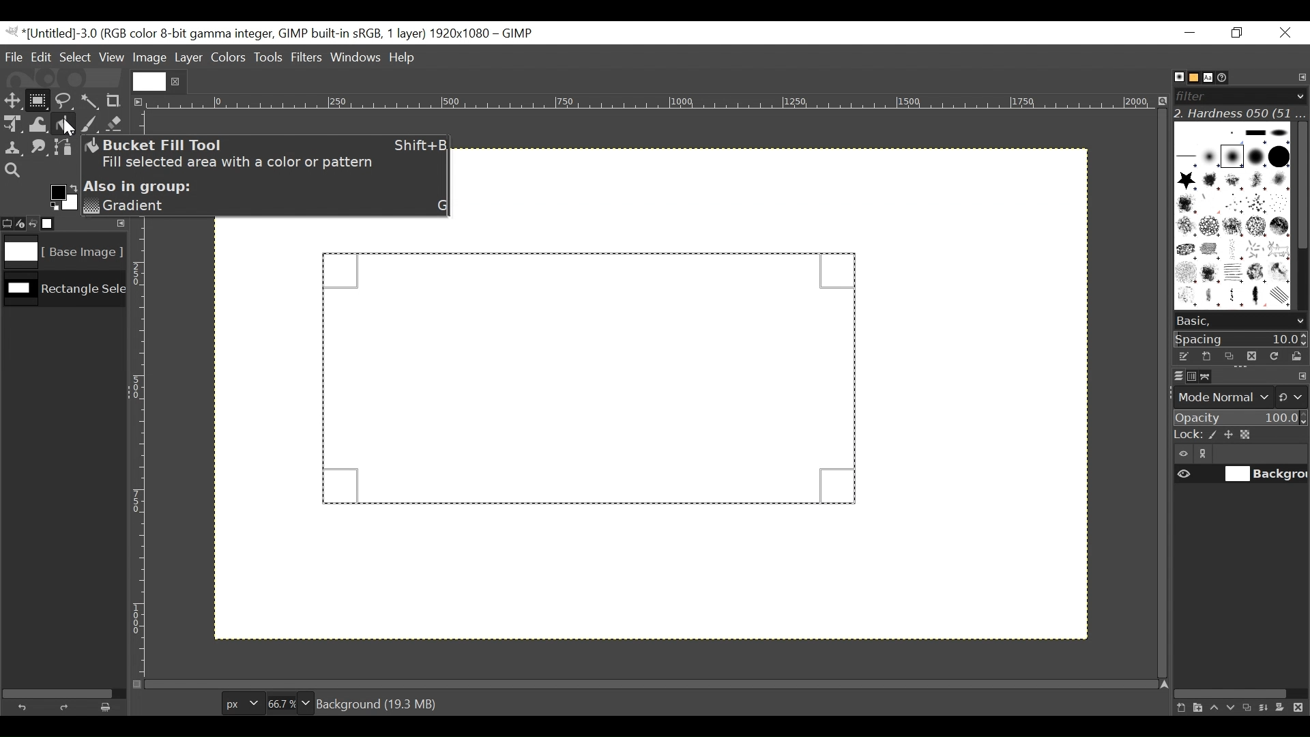 This screenshot has height=737, width=1310. I want to click on Spacing, so click(1241, 338).